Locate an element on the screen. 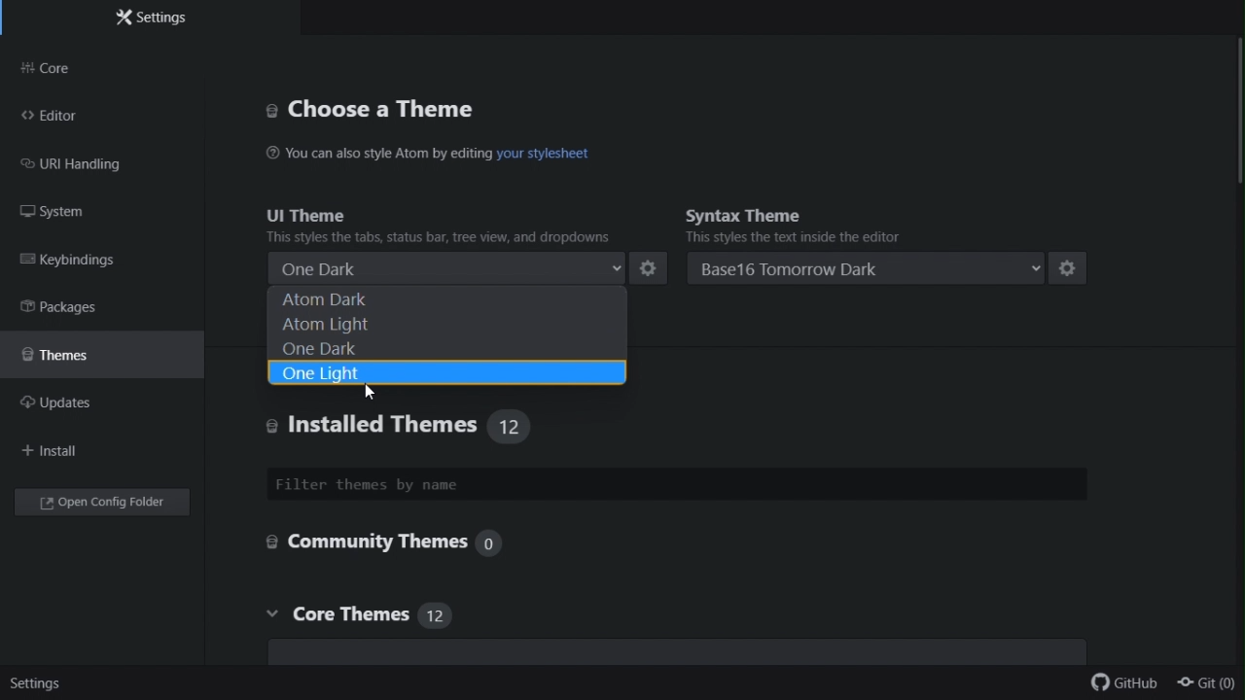 This screenshot has height=700, width=1245. URL handling is located at coordinates (91, 166).